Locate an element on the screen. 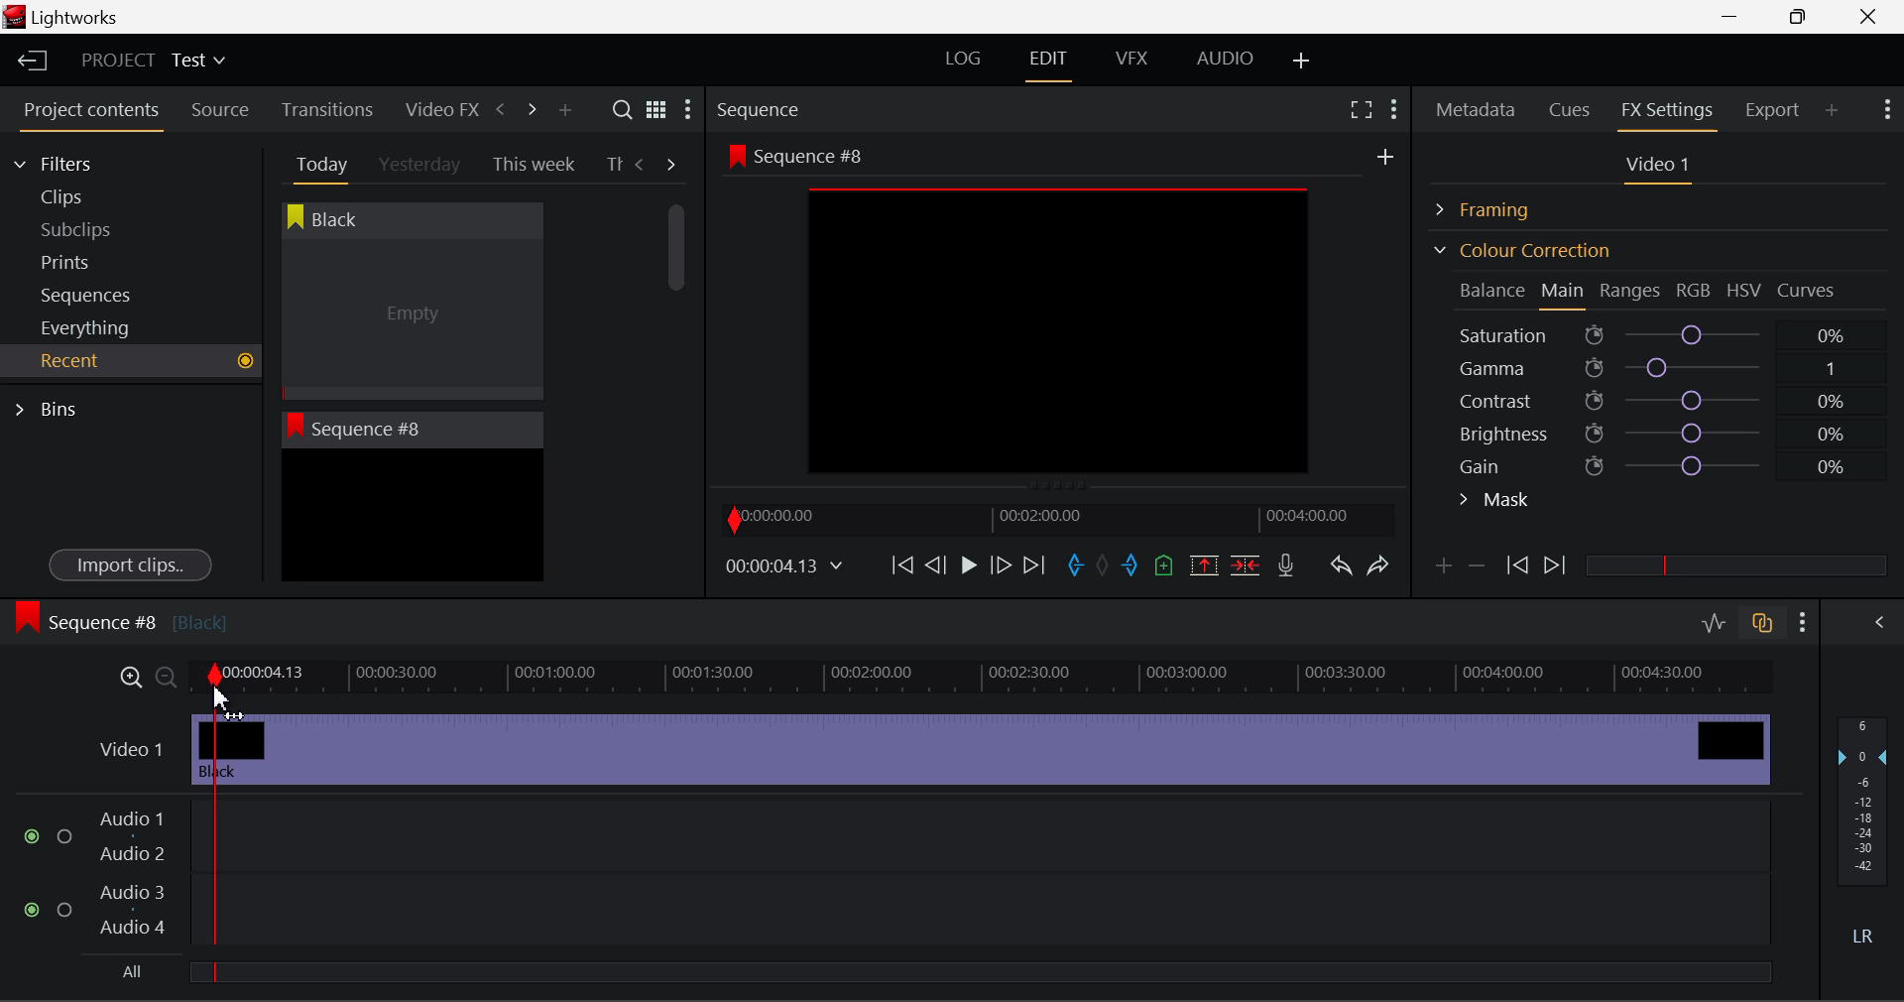  Project Title is located at coordinates (154, 62).